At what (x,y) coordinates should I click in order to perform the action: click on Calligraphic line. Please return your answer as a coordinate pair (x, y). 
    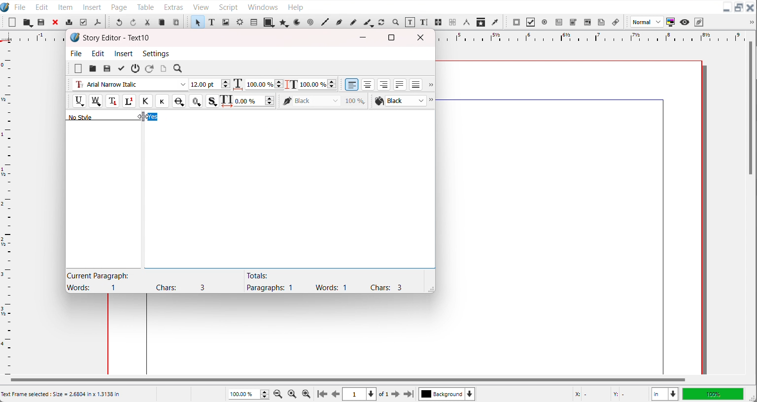
    Looking at the image, I should click on (368, 23).